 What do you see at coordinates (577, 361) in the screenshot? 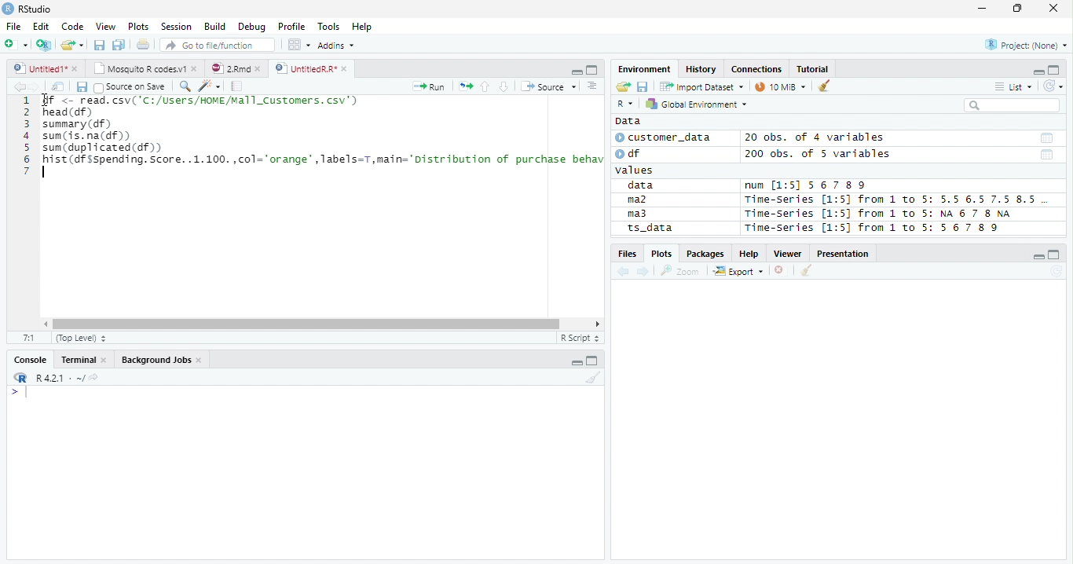
I see `Minimize` at bounding box center [577, 361].